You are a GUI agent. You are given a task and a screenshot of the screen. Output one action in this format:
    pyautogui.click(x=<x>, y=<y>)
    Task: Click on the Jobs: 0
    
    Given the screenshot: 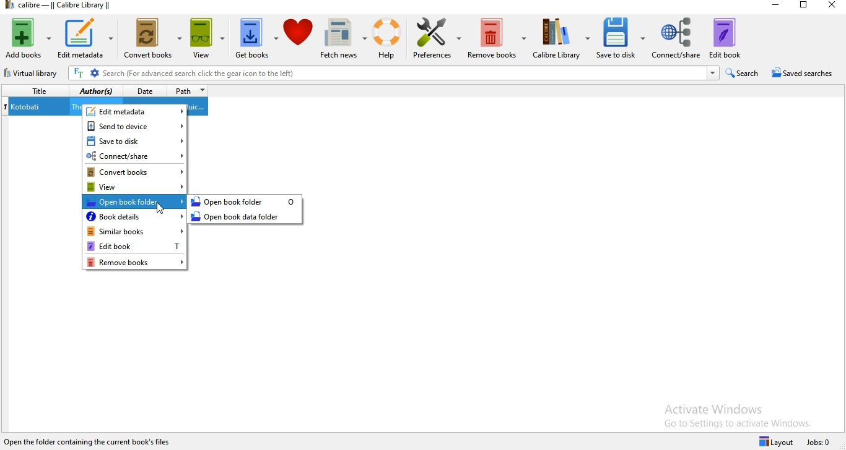 What is the action you would take?
    pyautogui.click(x=820, y=441)
    